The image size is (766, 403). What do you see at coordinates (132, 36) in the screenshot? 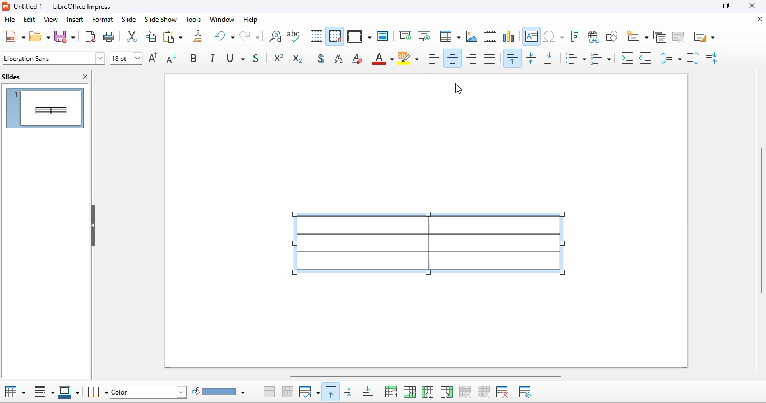
I see `cut` at bounding box center [132, 36].